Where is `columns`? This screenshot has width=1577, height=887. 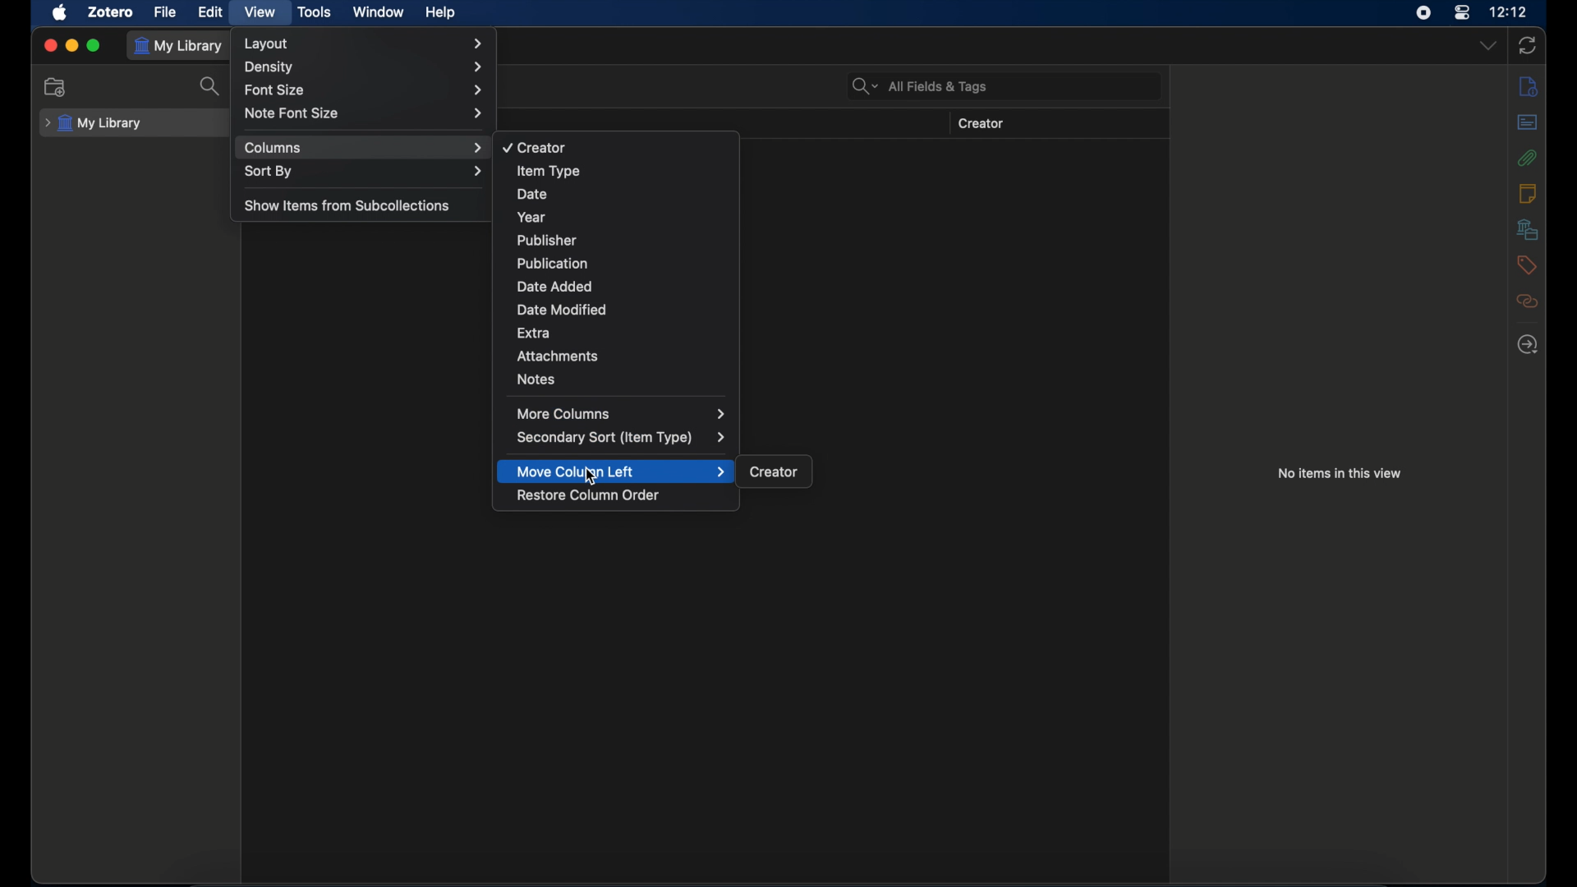
columns is located at coordinates (364, 148).